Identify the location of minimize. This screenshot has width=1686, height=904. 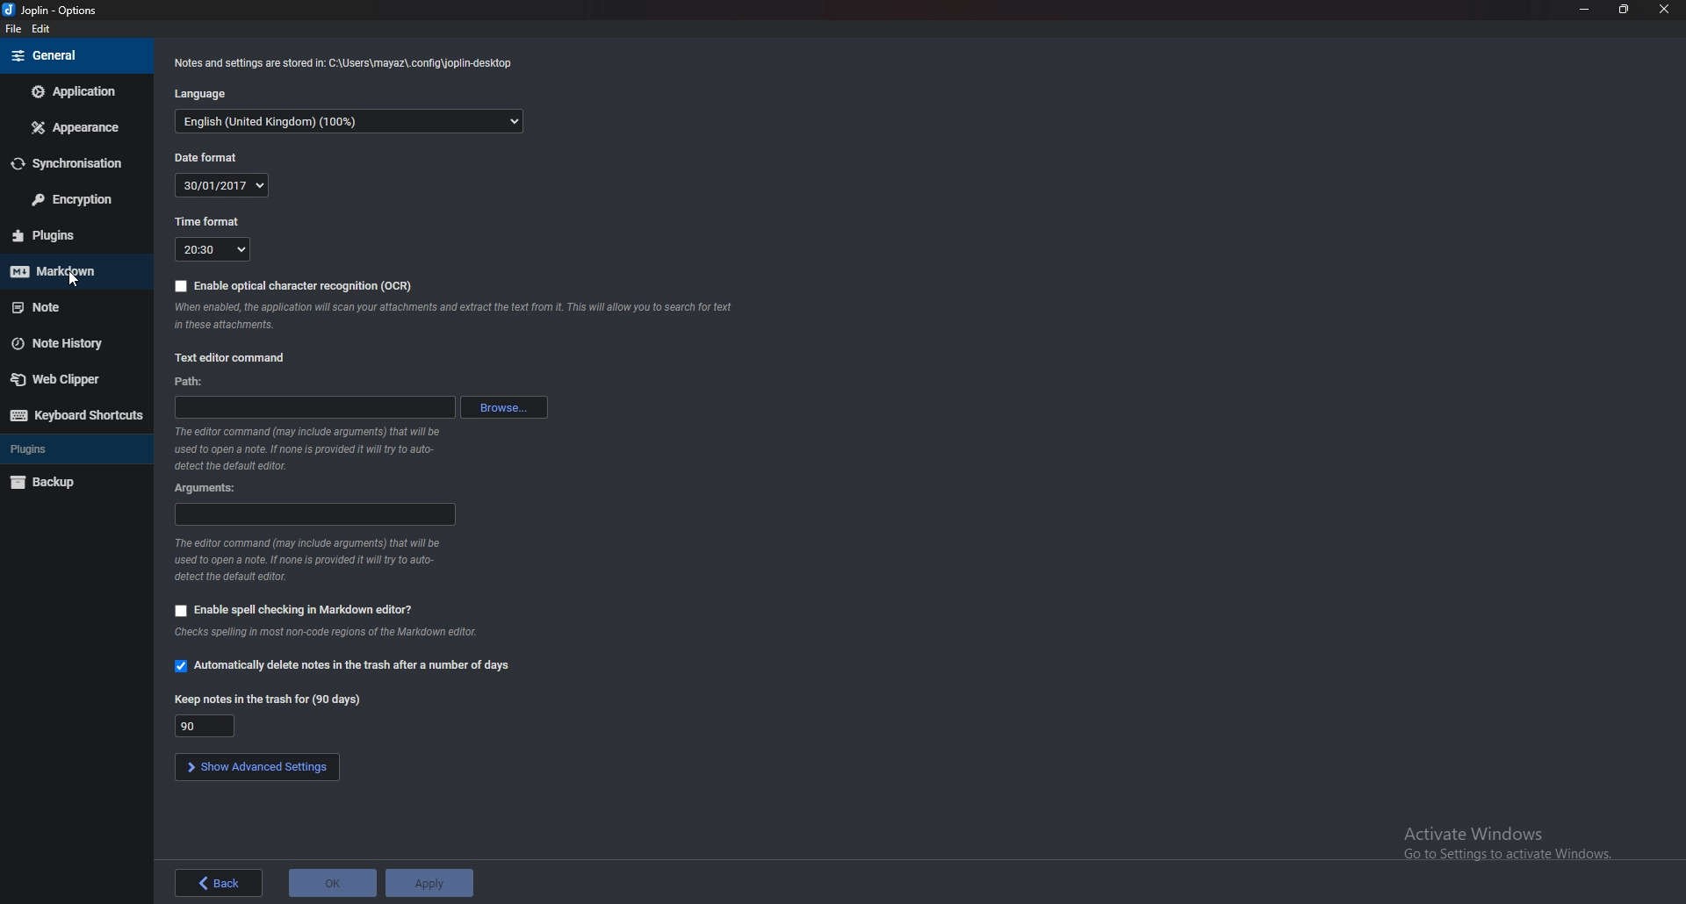
(1584, 10).